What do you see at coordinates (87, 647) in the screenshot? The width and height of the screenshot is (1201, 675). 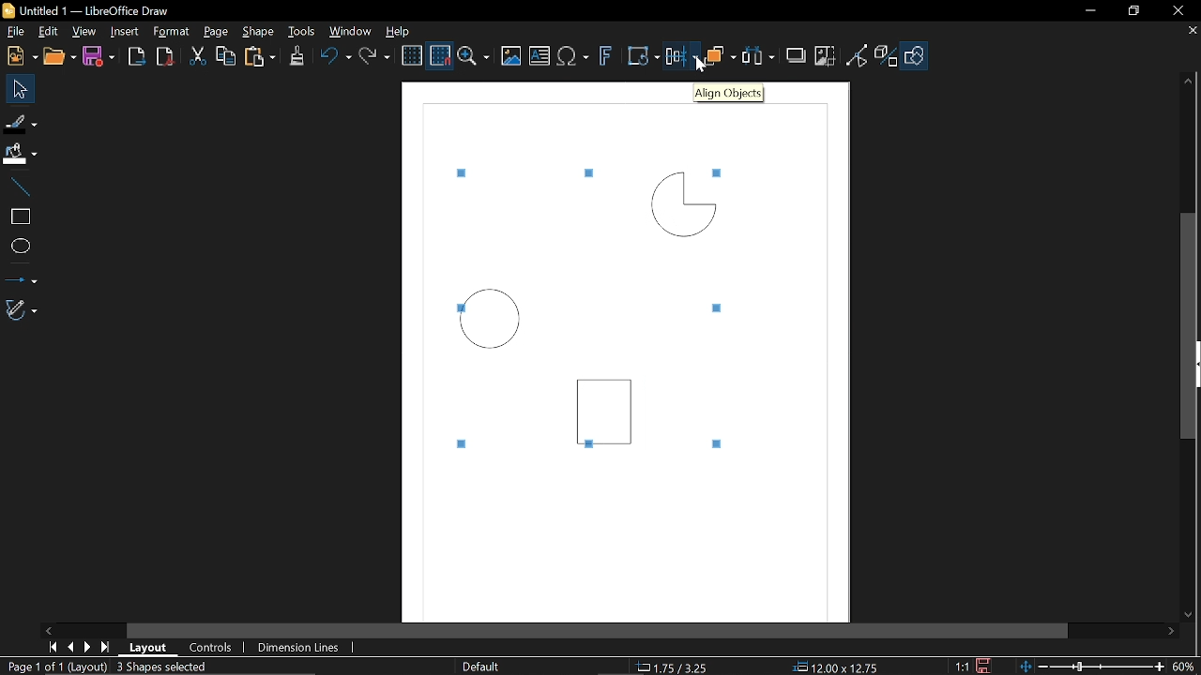 I see `Next page` at bounding box center [87, 647].